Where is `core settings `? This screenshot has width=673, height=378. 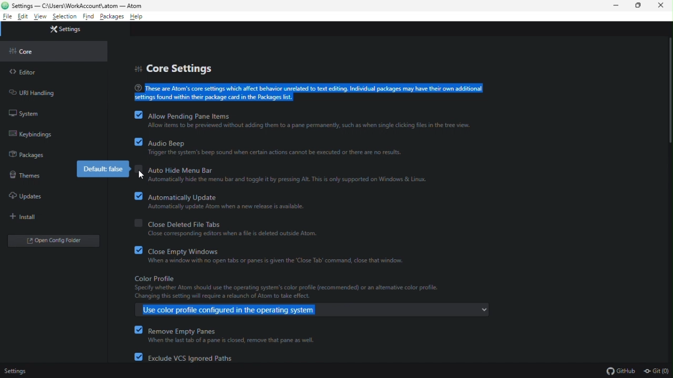 core settings  is located at coordinates (177, 69).